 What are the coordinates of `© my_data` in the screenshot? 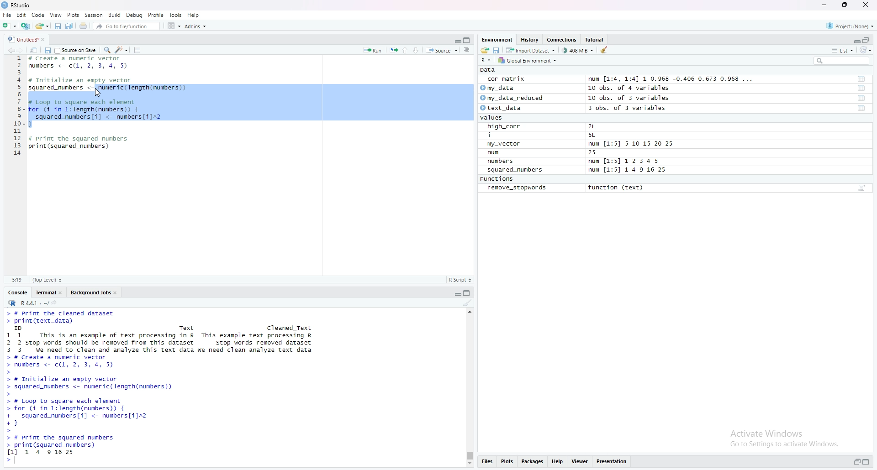 It's located at (498, 88).